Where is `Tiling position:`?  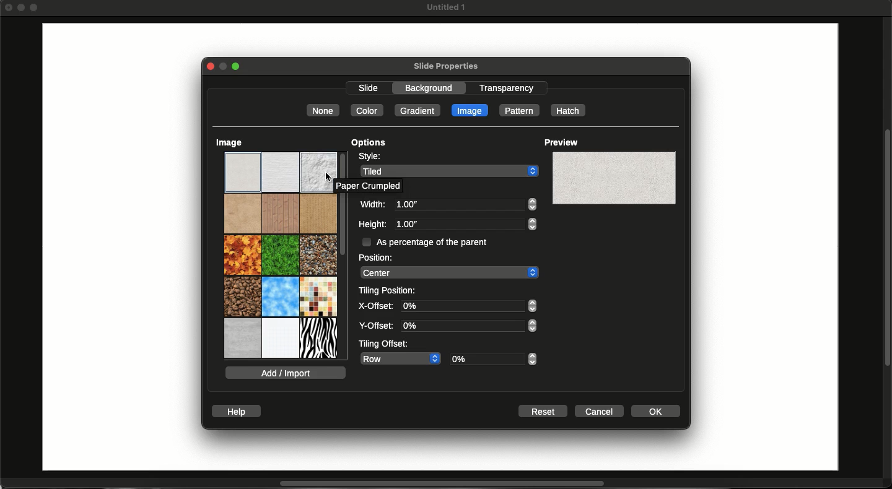 Tiling position: is located at coordinates (390, 290).